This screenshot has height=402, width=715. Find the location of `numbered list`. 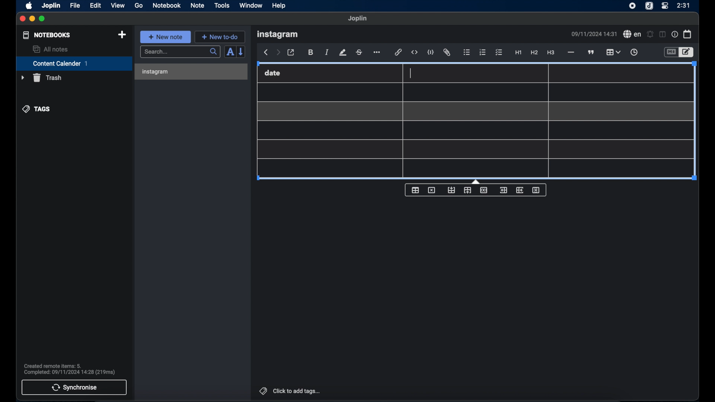

numbered list is located at coordinates (483, 52).